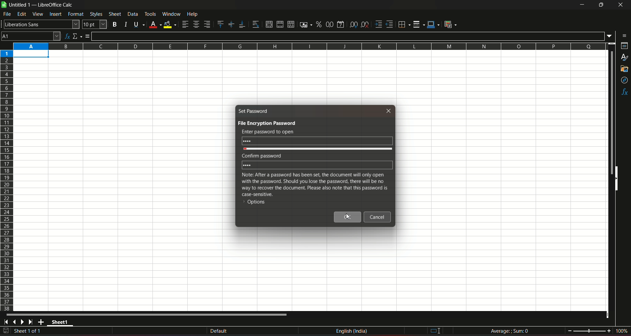 The height and width of the screenshot is (336, 631). Describe the element at coordinates (154, 24) in the screenshot. I see `Font color` at that location.